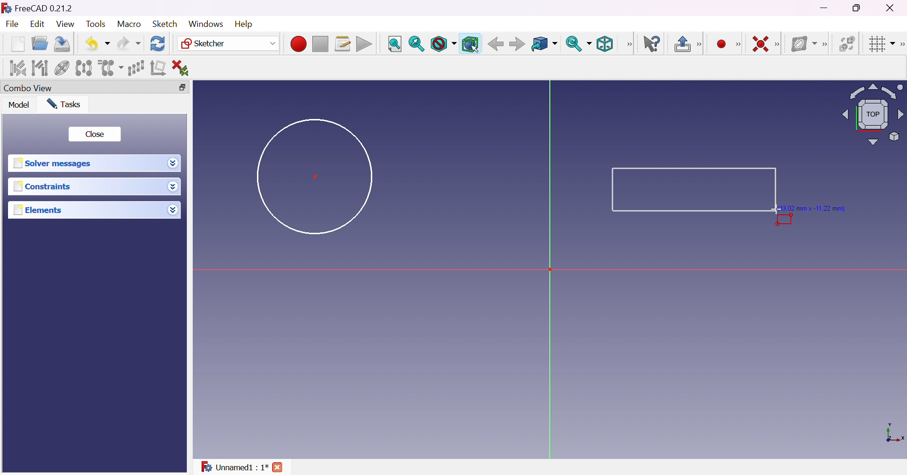 Image resolution: width=907 pixels, height=475 pixels. What do you see at coordinates (180, 88) in the screenshot?
I see `Restore down` at bounding box center [180, 88].